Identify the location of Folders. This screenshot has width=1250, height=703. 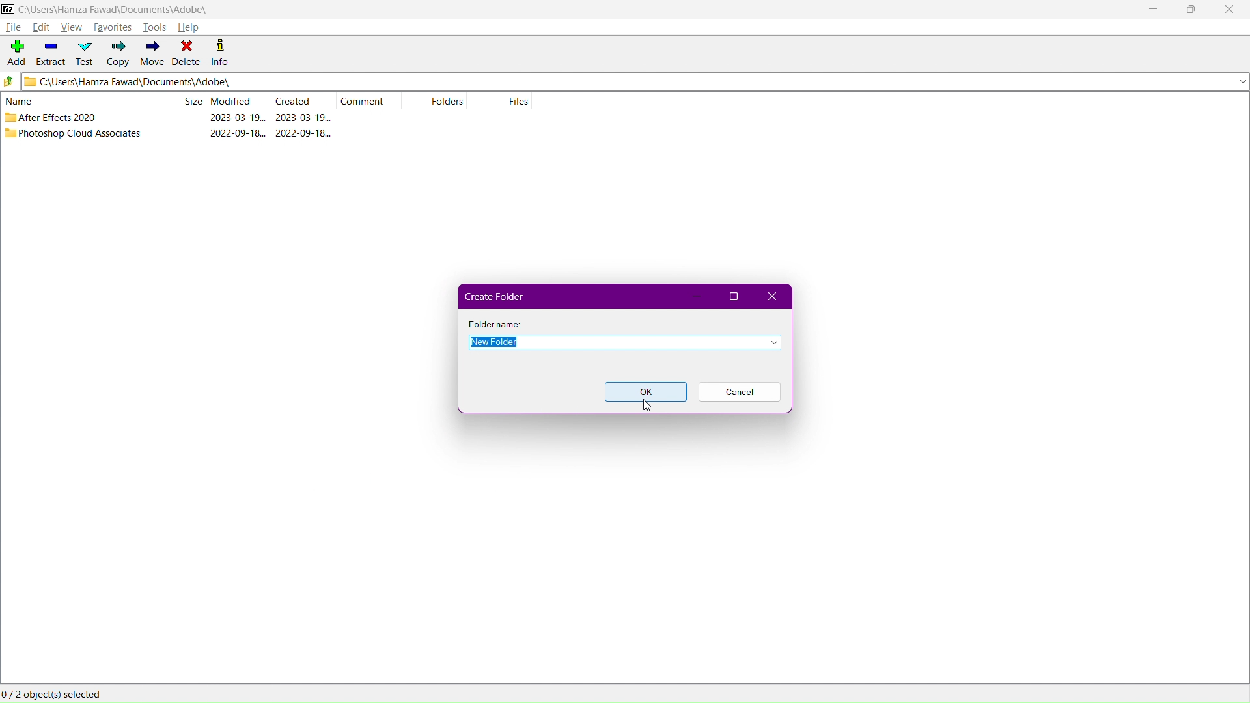
(440, 102).